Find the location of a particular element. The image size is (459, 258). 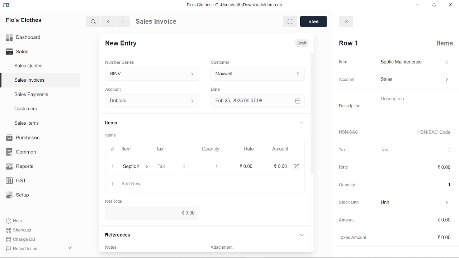

Insert number series is located at coordinates (149, 72).